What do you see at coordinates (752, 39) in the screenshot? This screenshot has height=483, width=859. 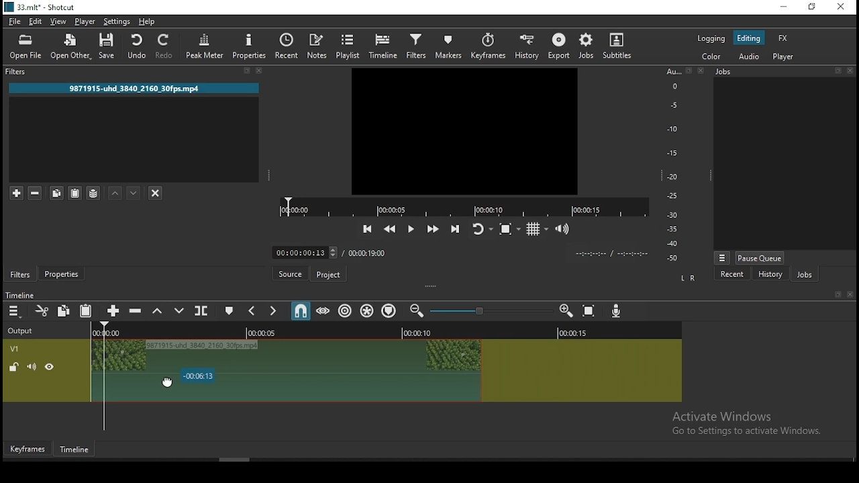 I see `editing` at bounding box center [752, 39].